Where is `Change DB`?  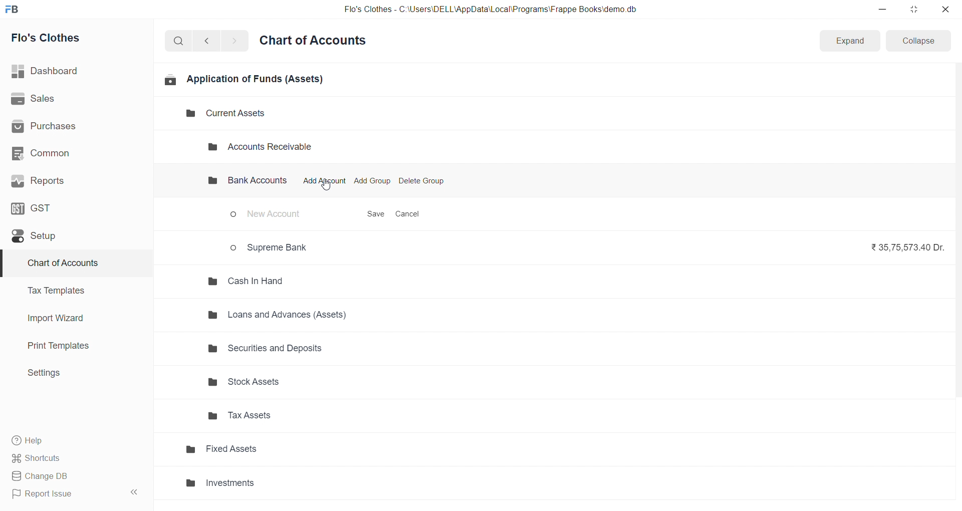
Change DB is located at coordinates (72, 476).